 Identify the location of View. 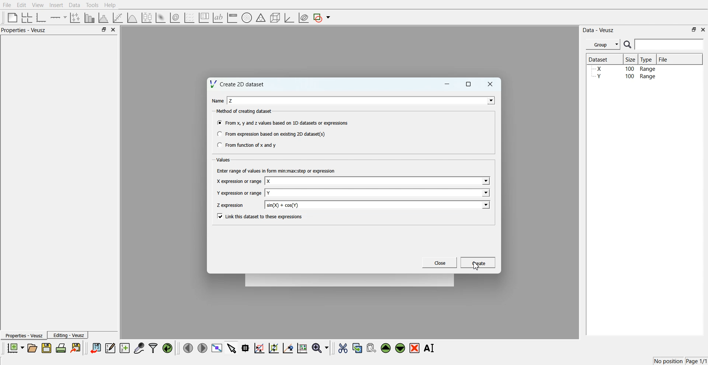
(38, 5).